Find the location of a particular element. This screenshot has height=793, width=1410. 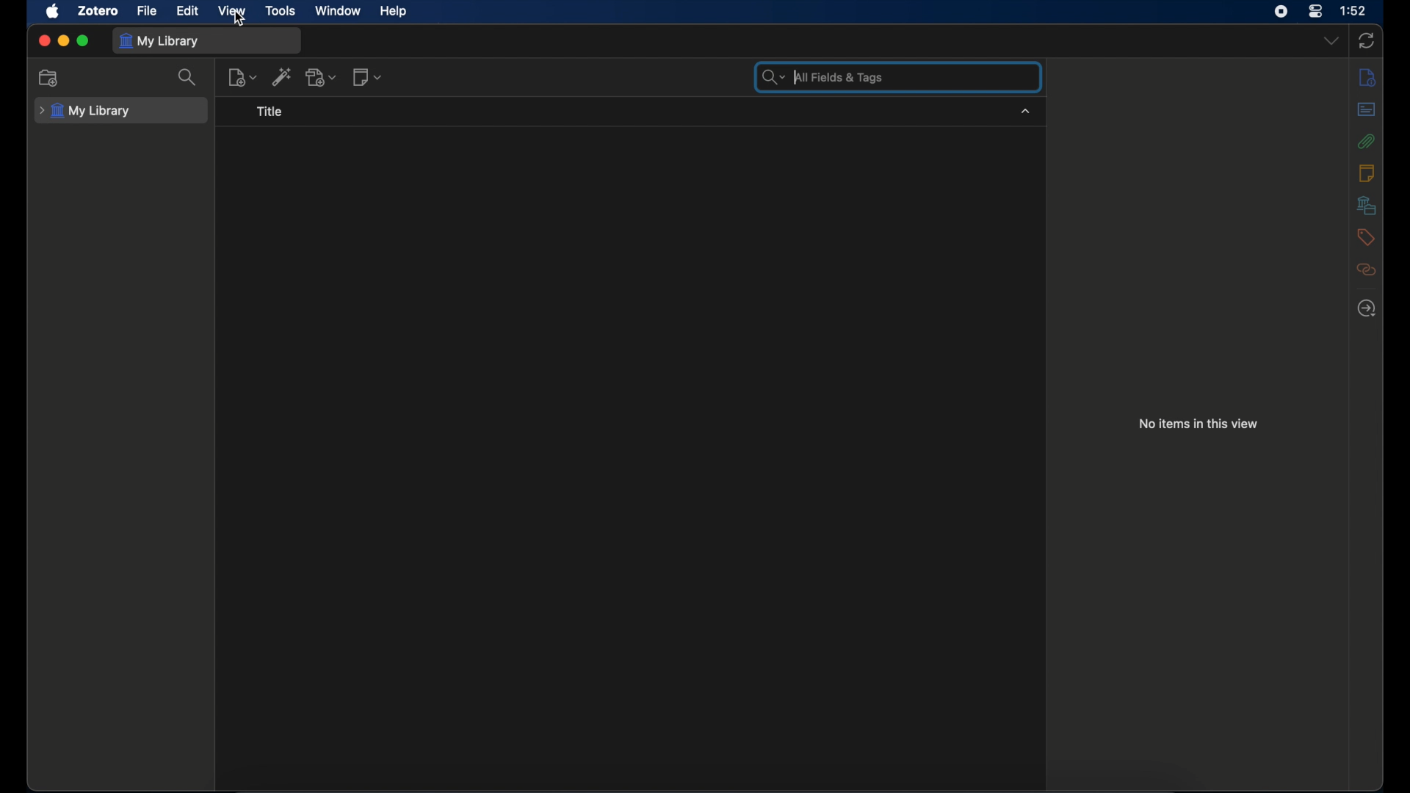

libraries is located at coordinates (1367, 205).